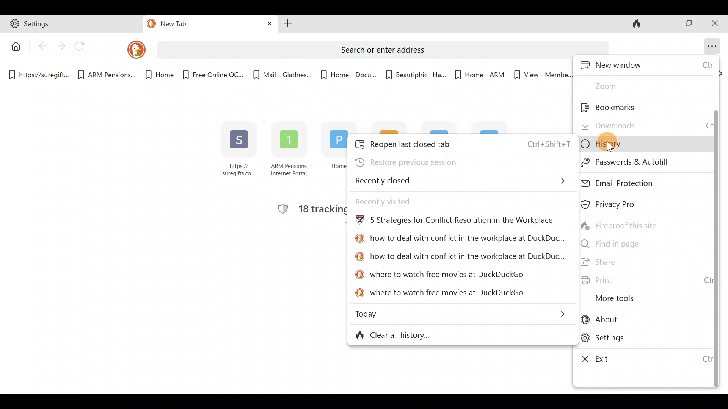  What do you see at coordinates (643, 263) in the screenshot?
I see `Share` at bounding box center [643, 263].